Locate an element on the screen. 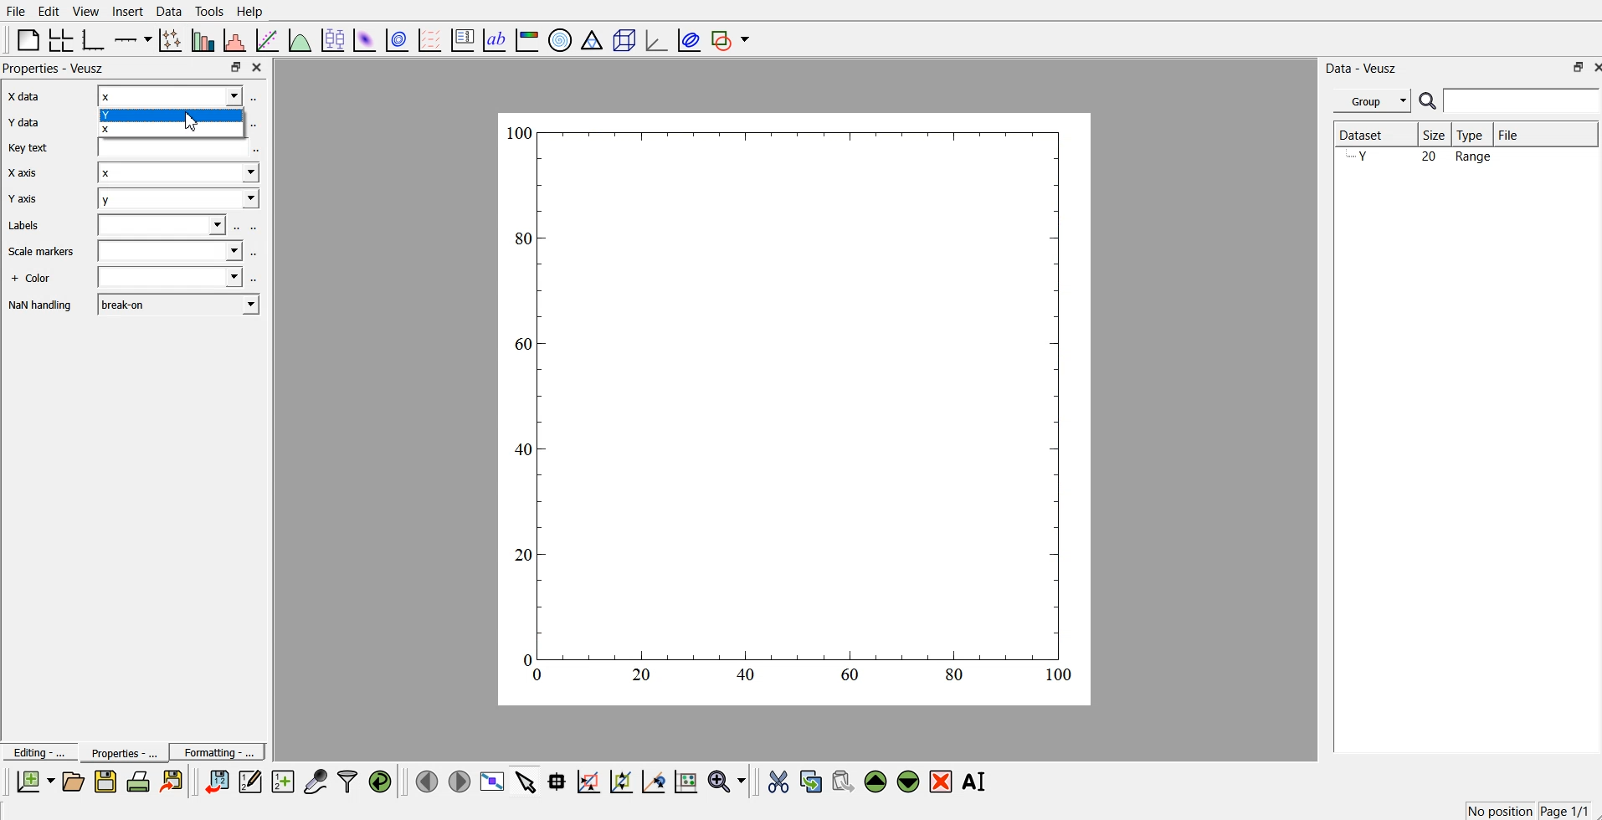 Image resolution: width=1602 pixels, height=820 pixels. add a shape to the plot is located at coordinates (732, 39).